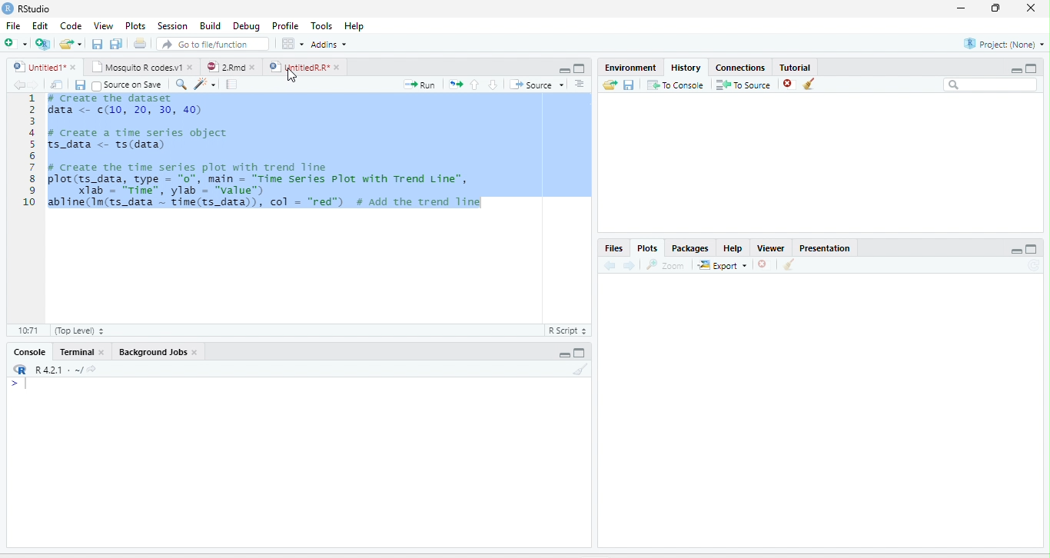 This screenshot has height=558, width=1050. I want to click on Go back to previous source location, so click(17, 85).